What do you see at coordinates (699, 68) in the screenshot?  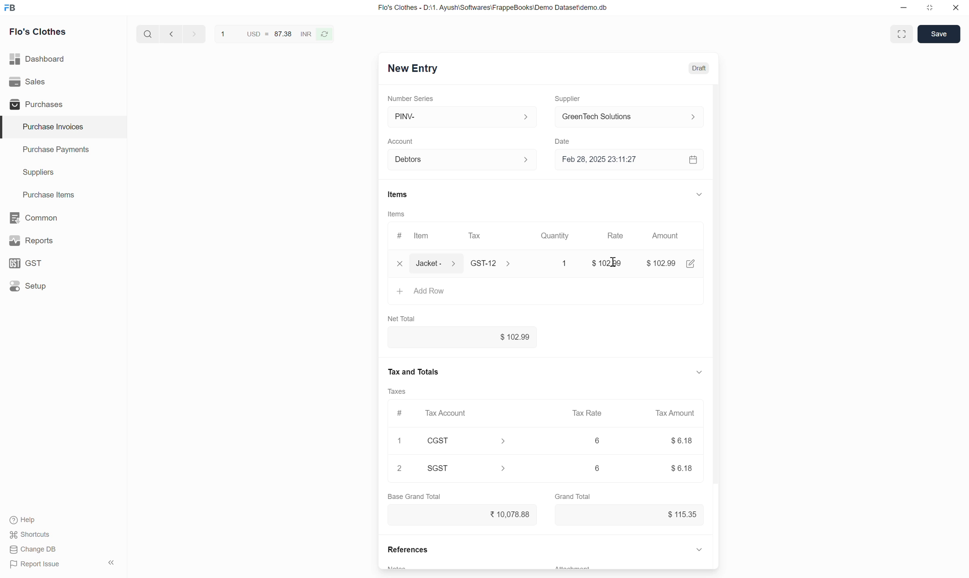 I see `Draft` at bounding box center [699, 68].